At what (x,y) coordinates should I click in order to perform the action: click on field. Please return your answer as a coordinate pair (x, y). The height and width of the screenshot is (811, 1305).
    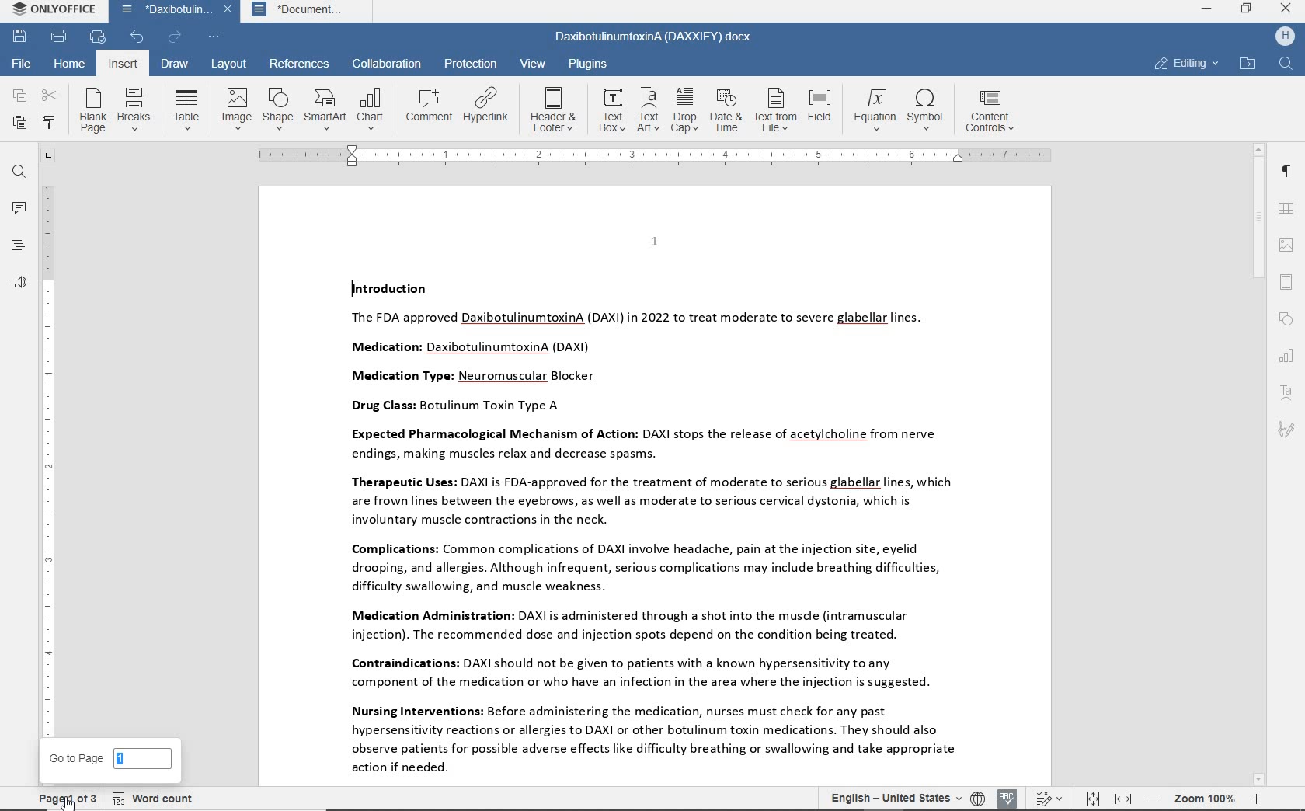
    Looking at the image, I should click on (821, 111).